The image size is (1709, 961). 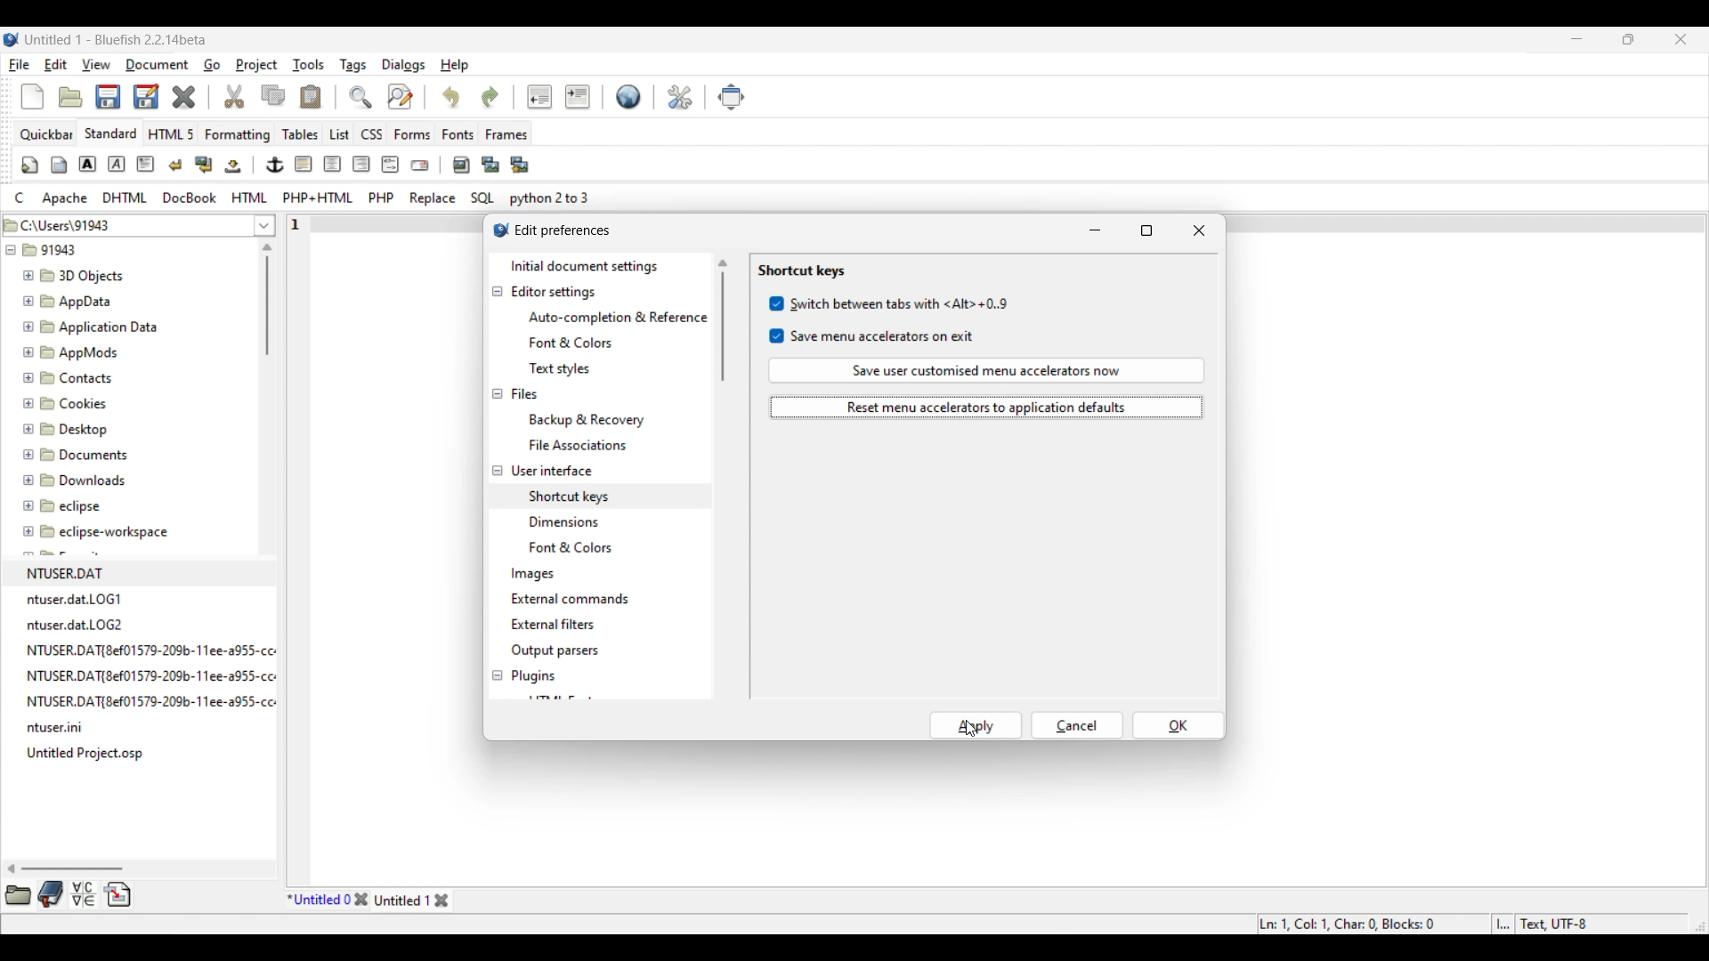 What do you see at coordinates (1095, 230) in the screenshot?
I see `Minimize` at bounding box center [1095, 230].